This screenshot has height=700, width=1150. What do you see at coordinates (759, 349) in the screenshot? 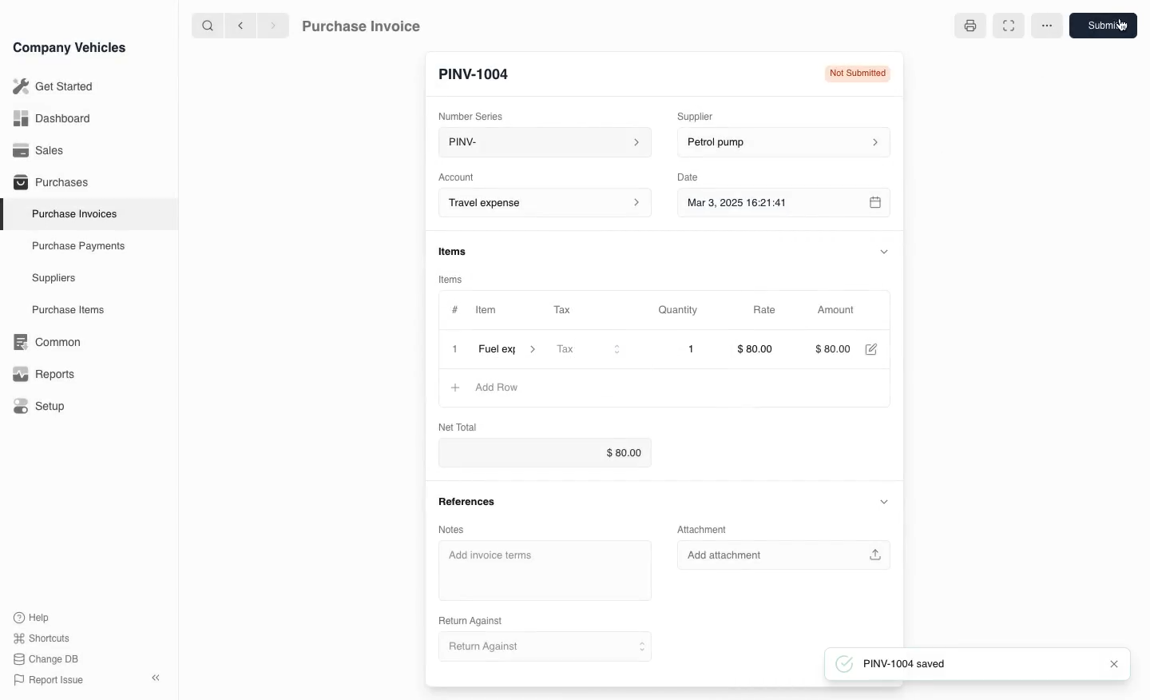
I see `$80.00` at bounding box center [759, 349].